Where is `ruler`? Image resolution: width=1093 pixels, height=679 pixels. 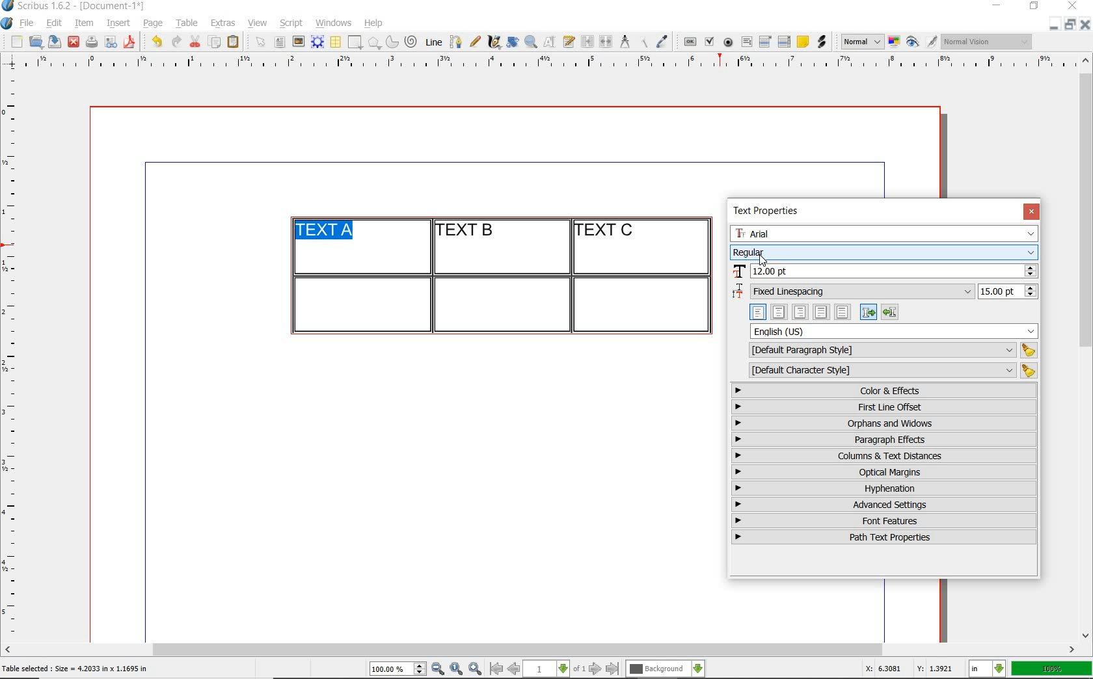
ruler is located at coordinates (14, 355).